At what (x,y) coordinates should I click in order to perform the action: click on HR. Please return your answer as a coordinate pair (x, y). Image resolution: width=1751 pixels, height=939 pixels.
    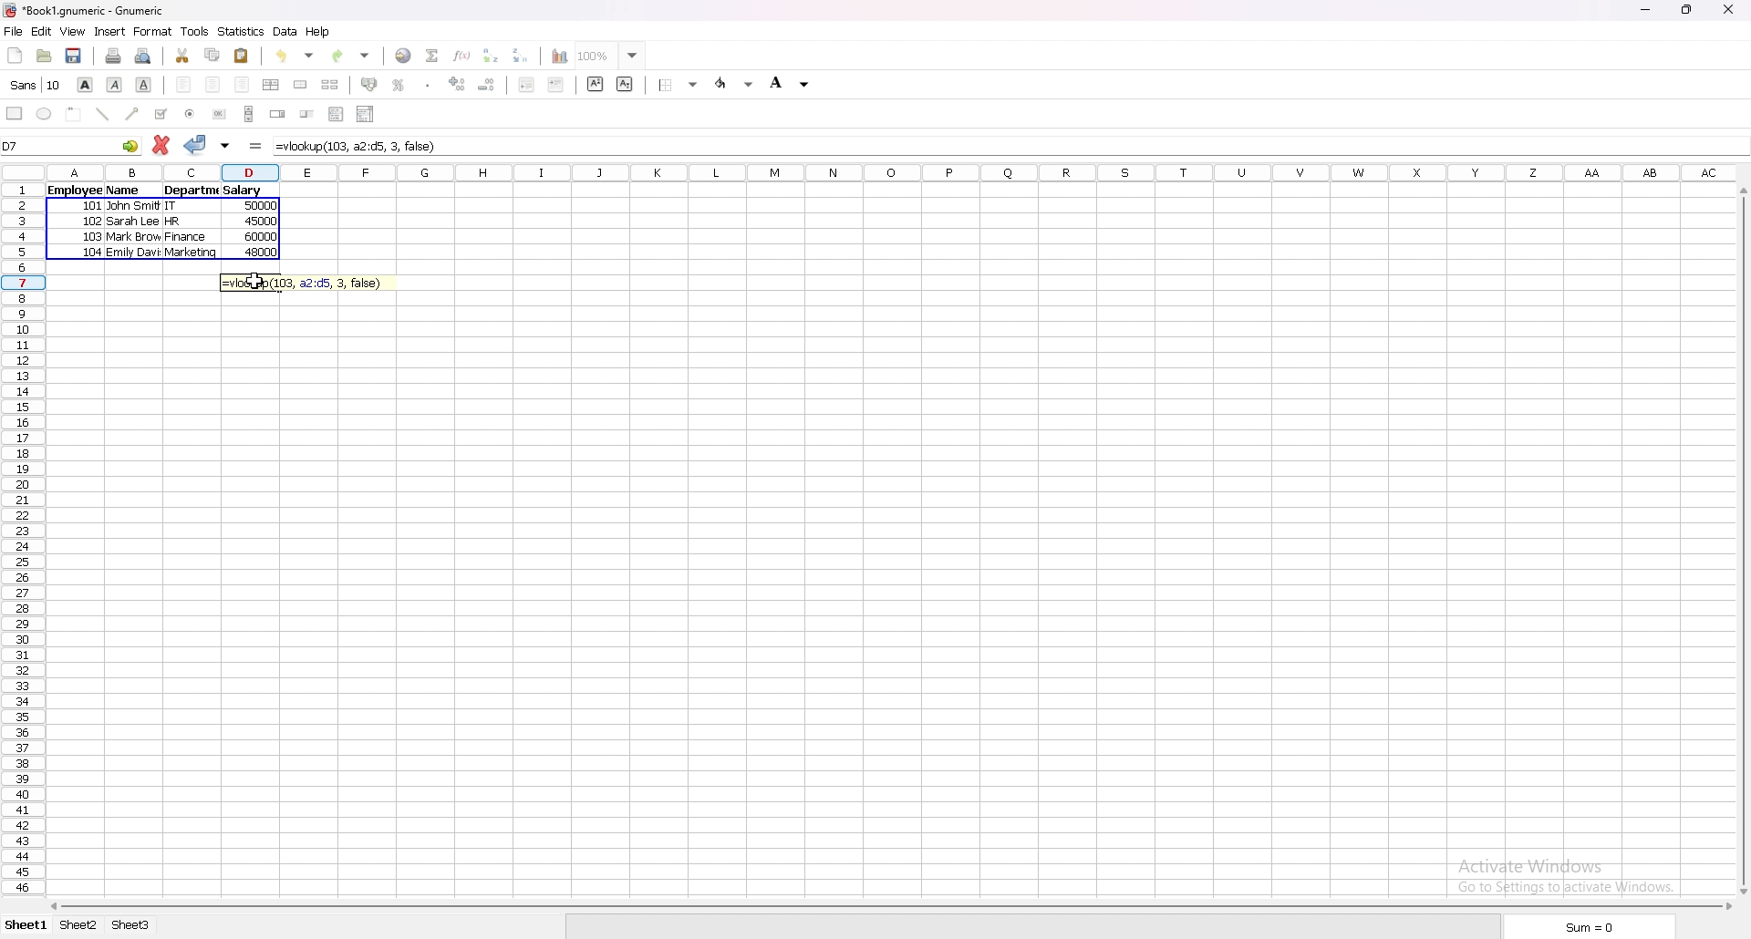
    Looking at the image, I should click on (177, 223).